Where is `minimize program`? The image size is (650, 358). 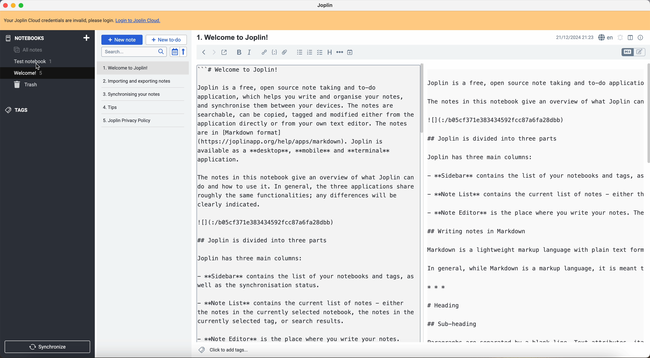
minimize program is located at coordinates (14, 6).